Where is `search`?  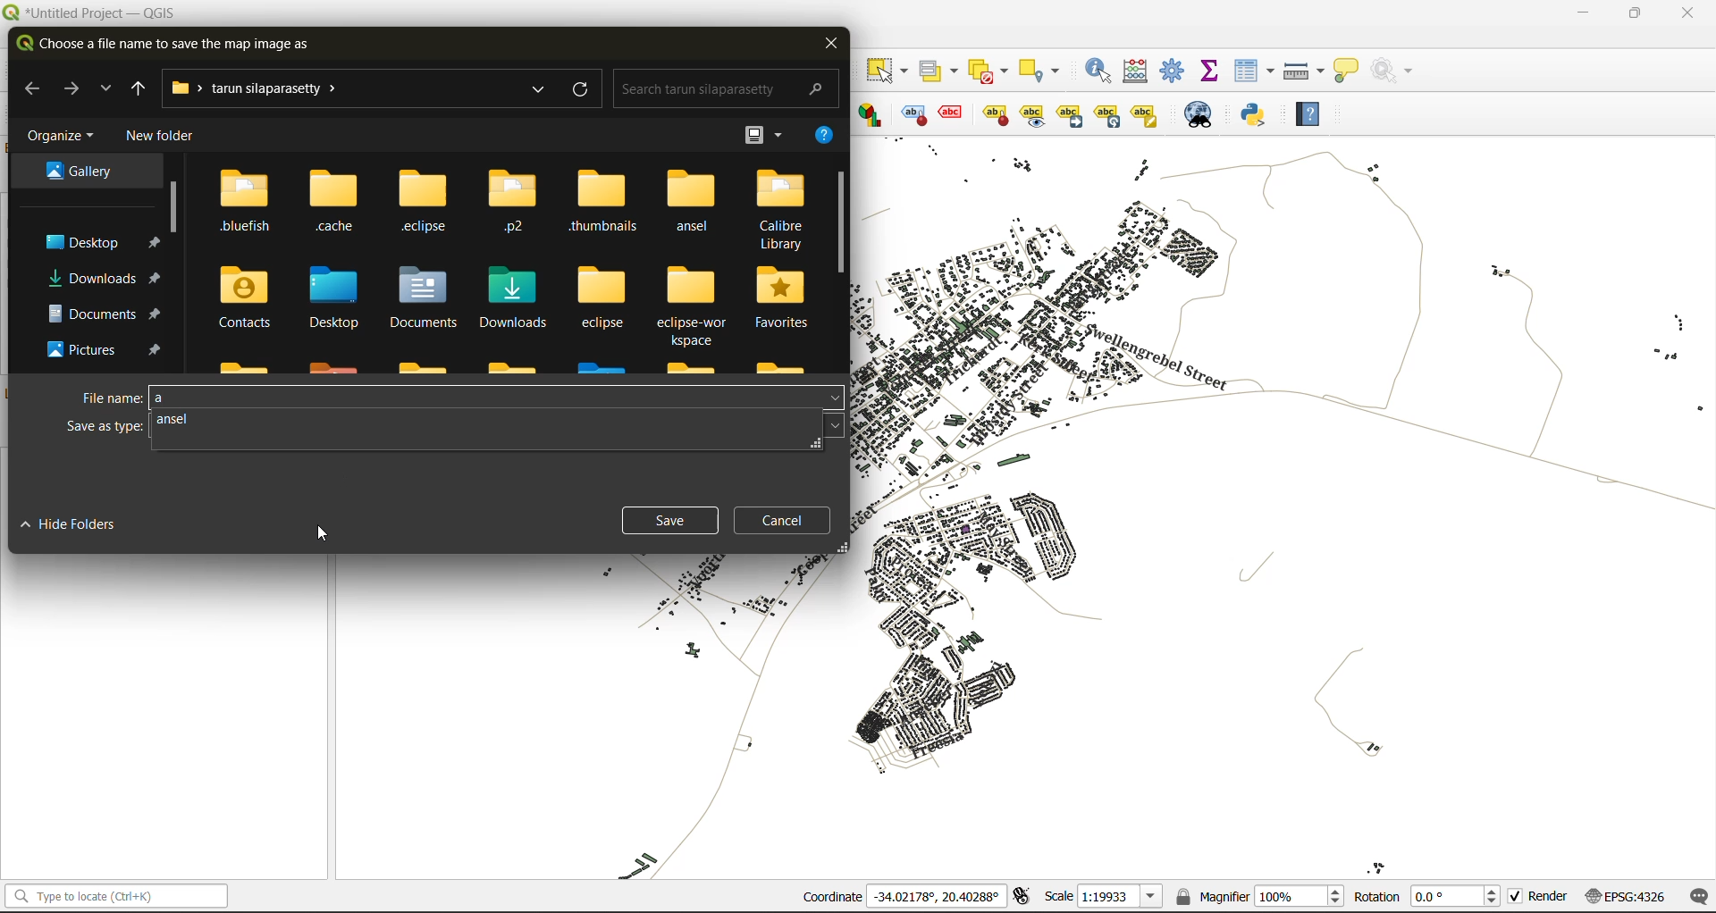 search is located at coordinates (719, 86).